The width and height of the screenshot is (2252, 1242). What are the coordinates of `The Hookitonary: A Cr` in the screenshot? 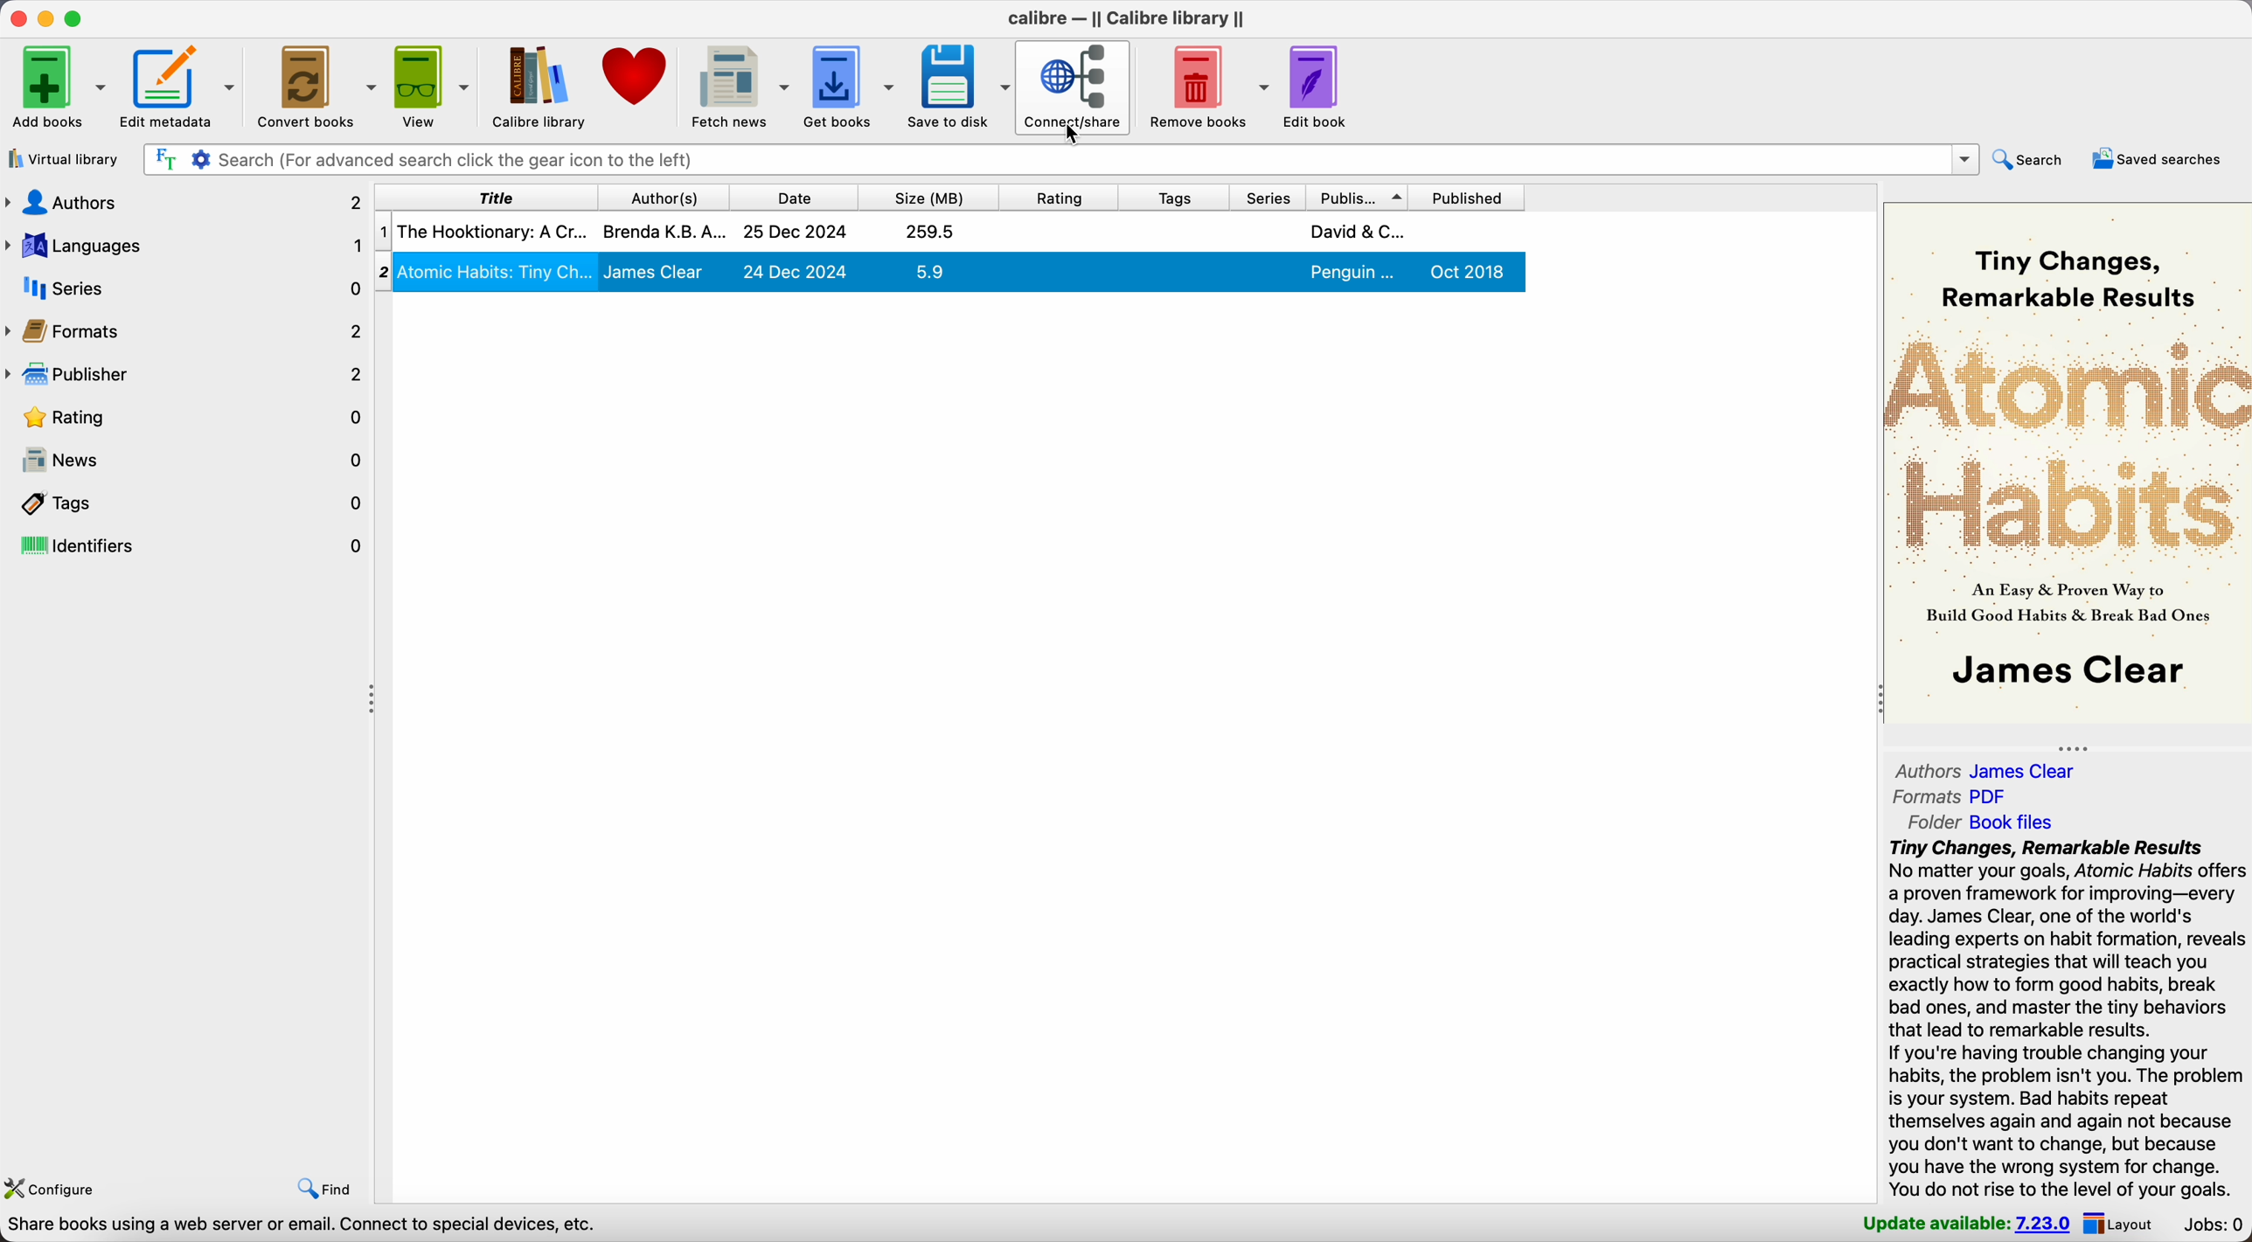 It's located at (491, 231).